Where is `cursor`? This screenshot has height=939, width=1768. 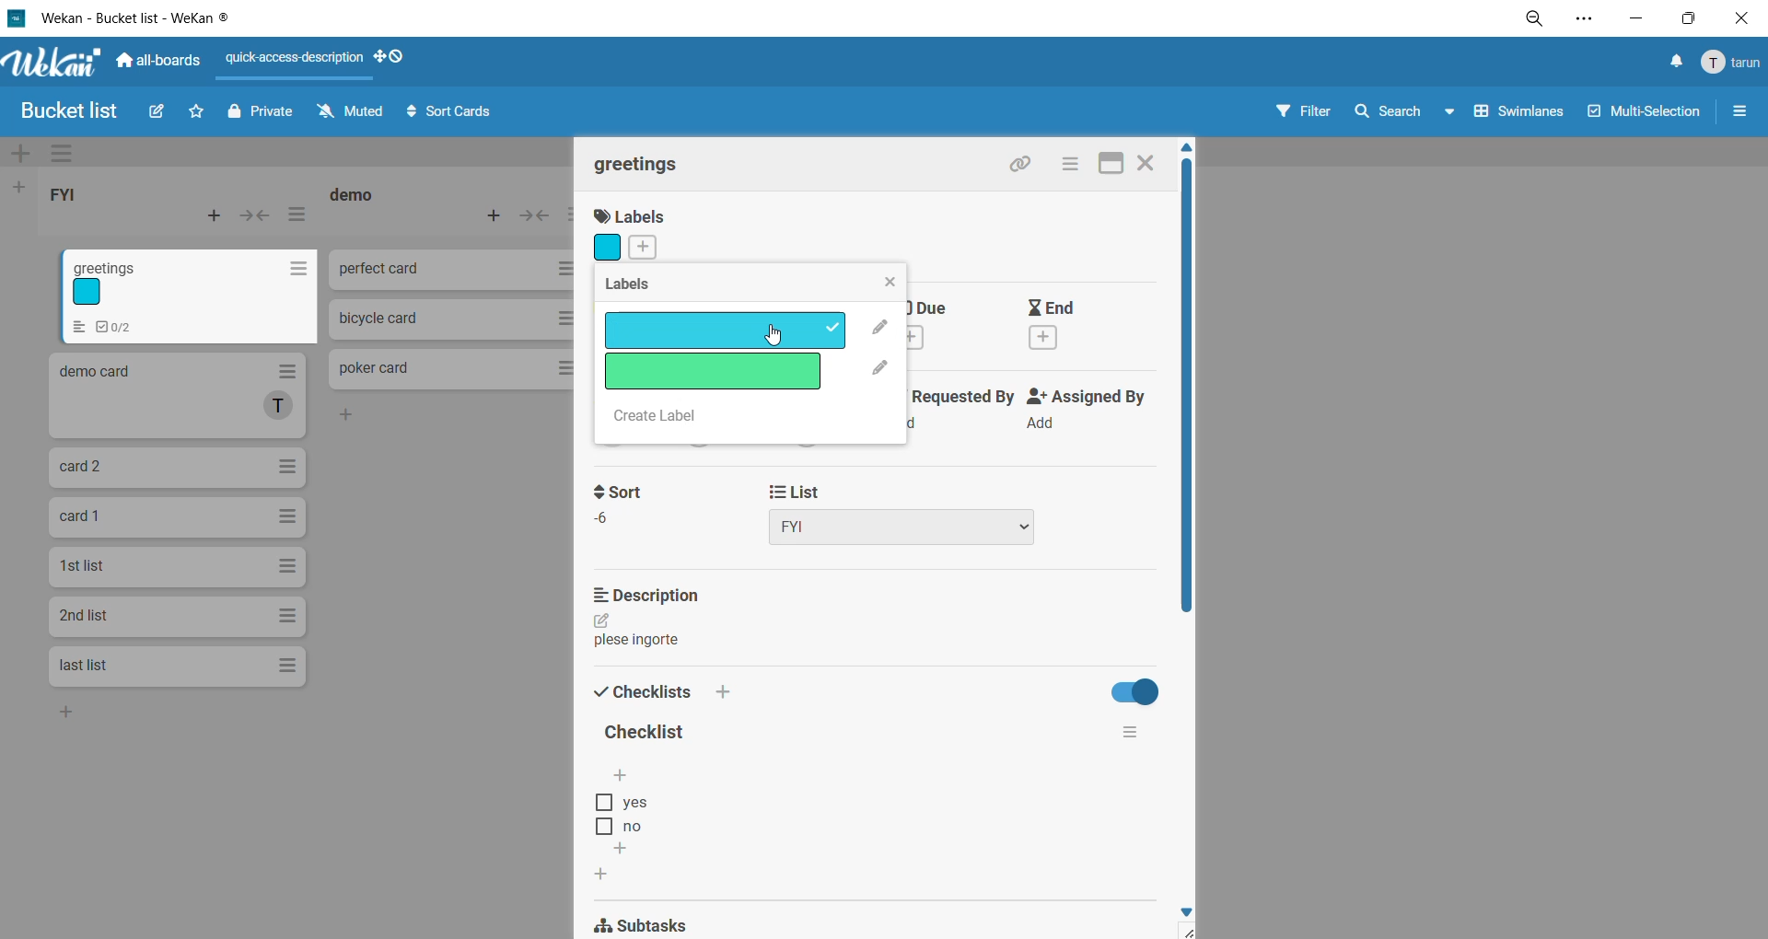
cursor is located at coordinates (776, 340).